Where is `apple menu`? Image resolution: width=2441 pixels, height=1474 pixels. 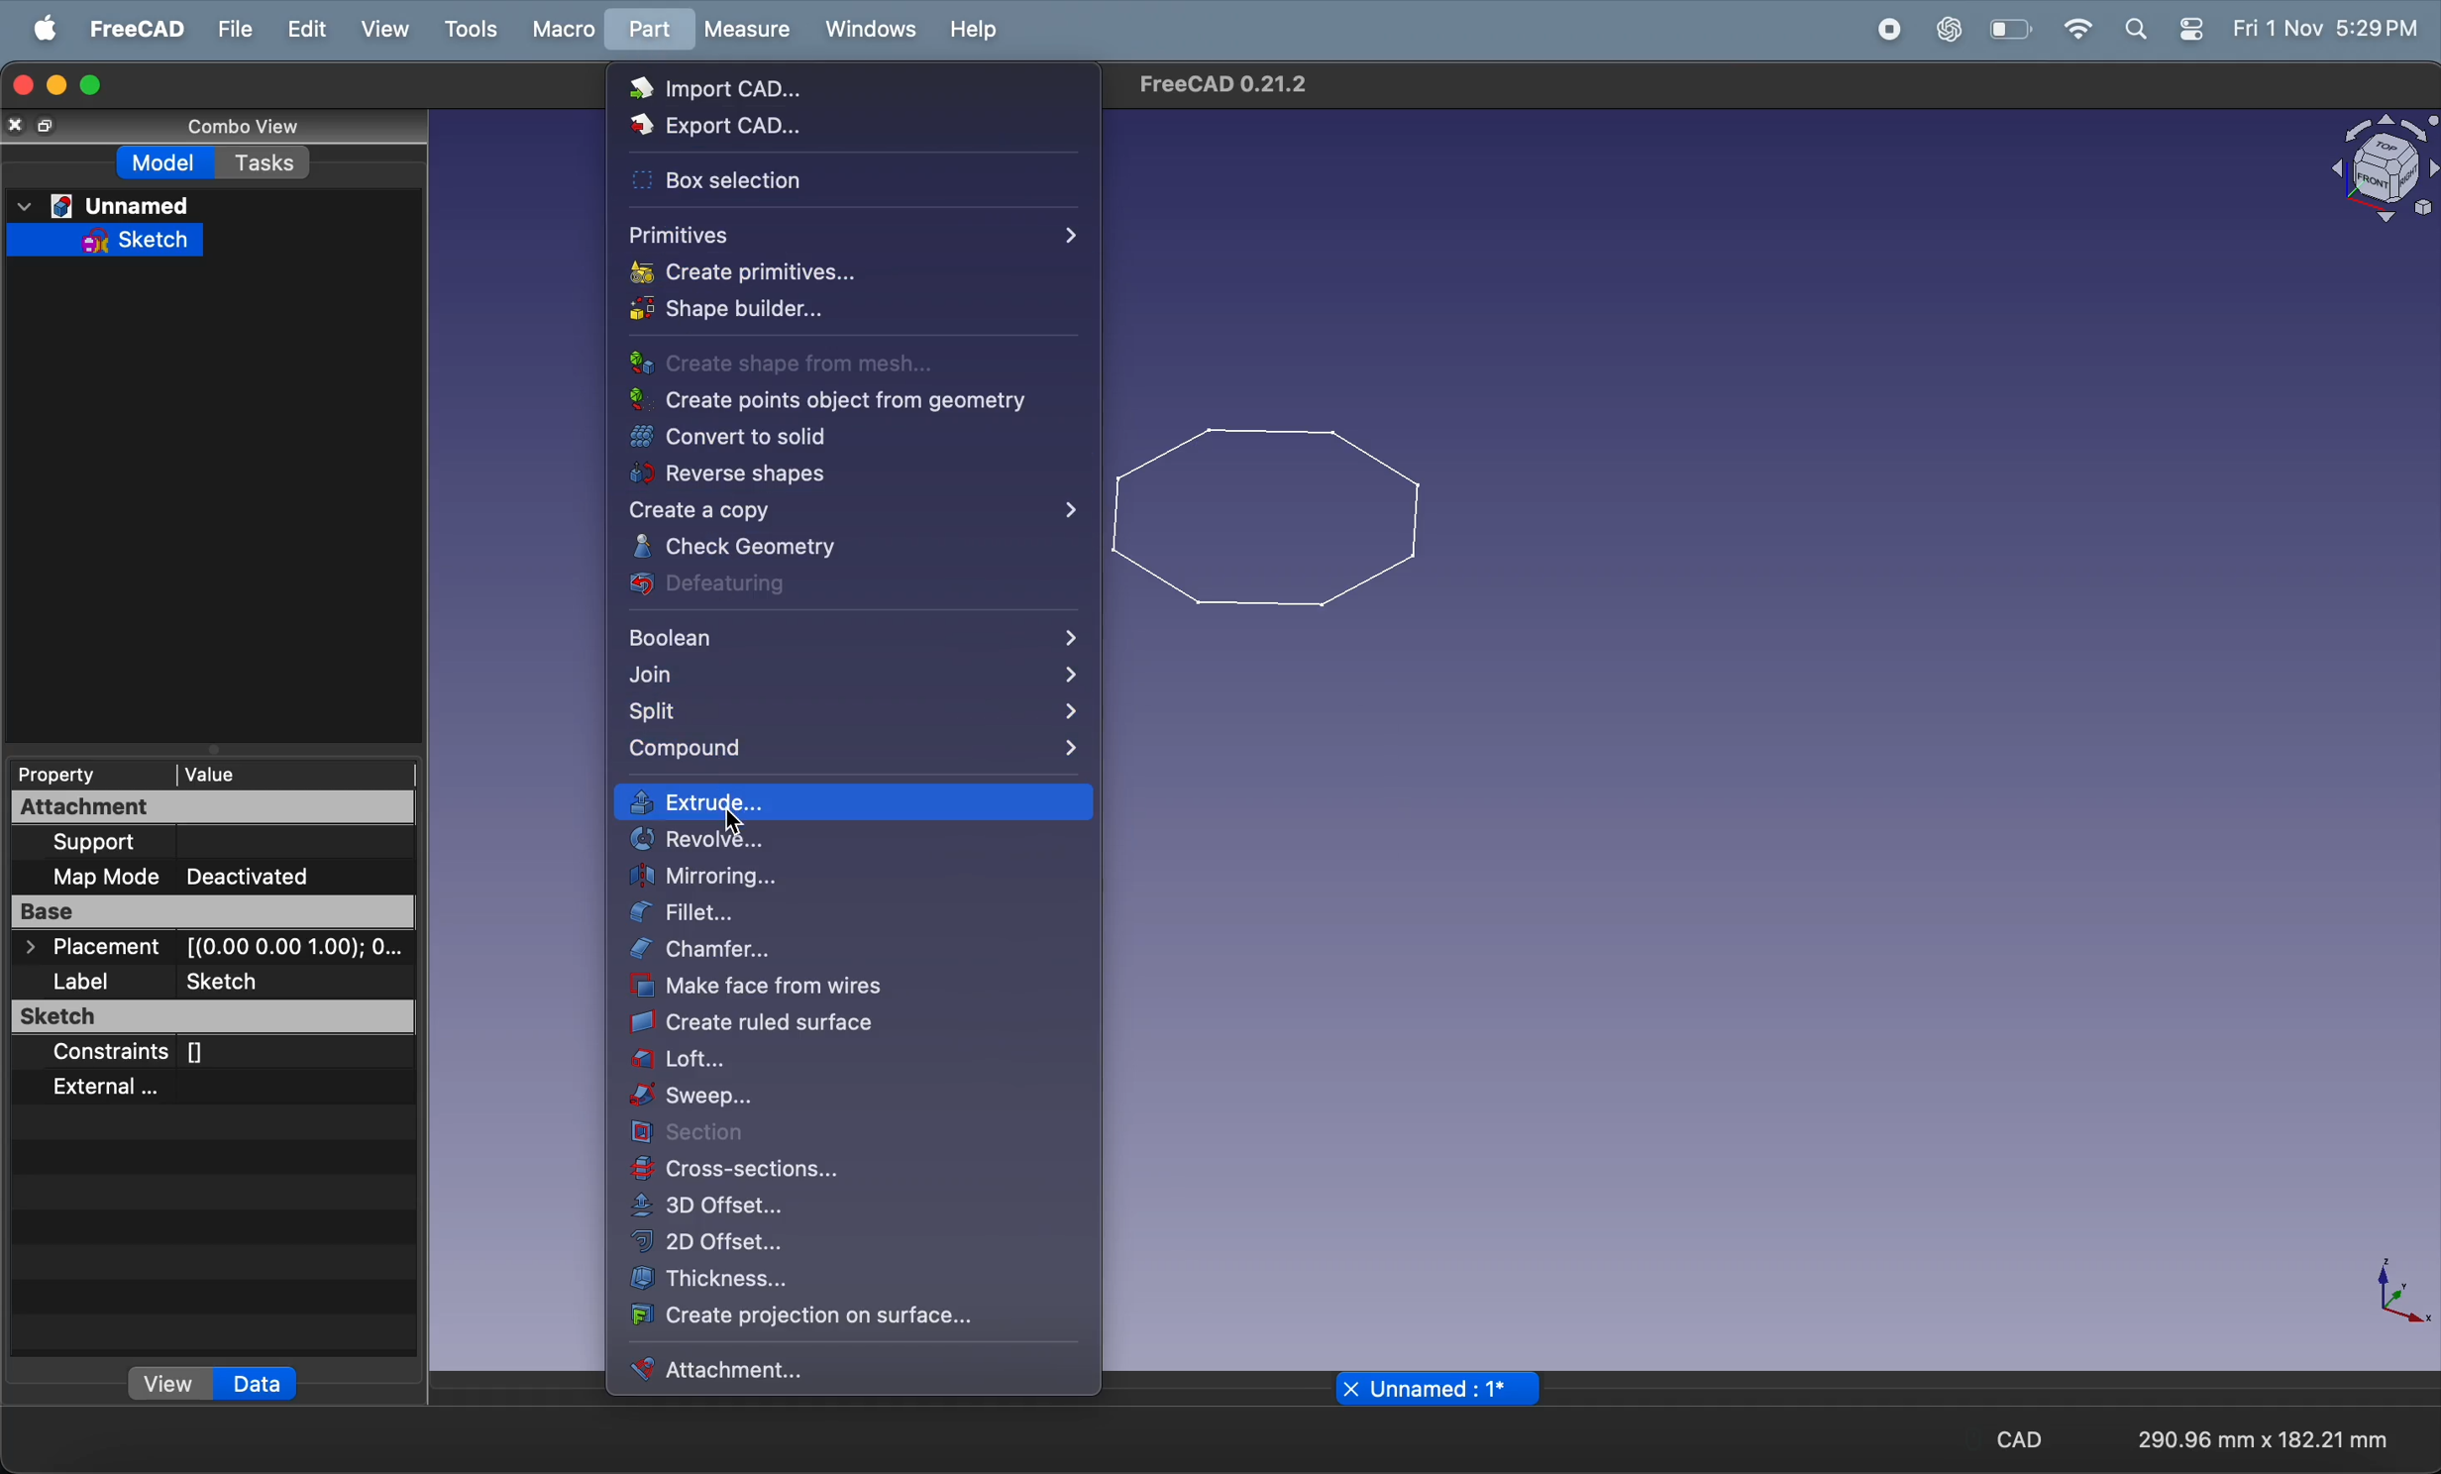 apple menu is located at coordinates (37, 31).